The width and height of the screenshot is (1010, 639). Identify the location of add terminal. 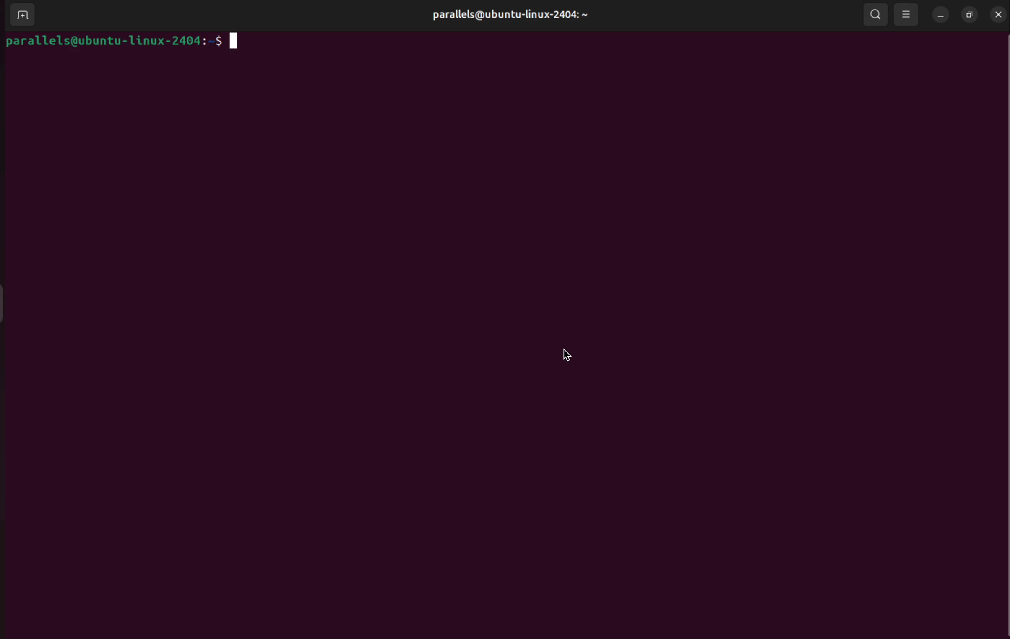
(20, 16).